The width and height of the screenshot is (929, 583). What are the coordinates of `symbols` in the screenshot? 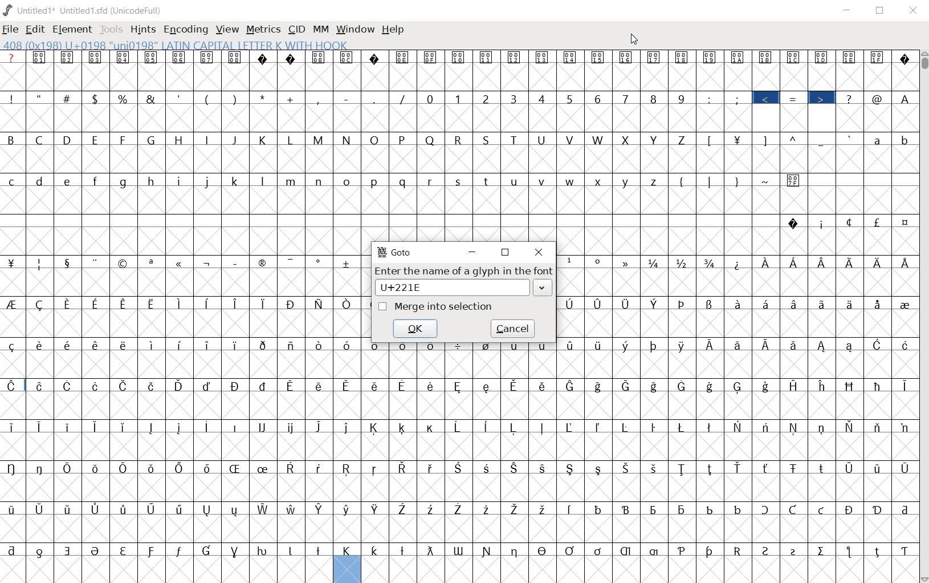 It's located at (598, 262).